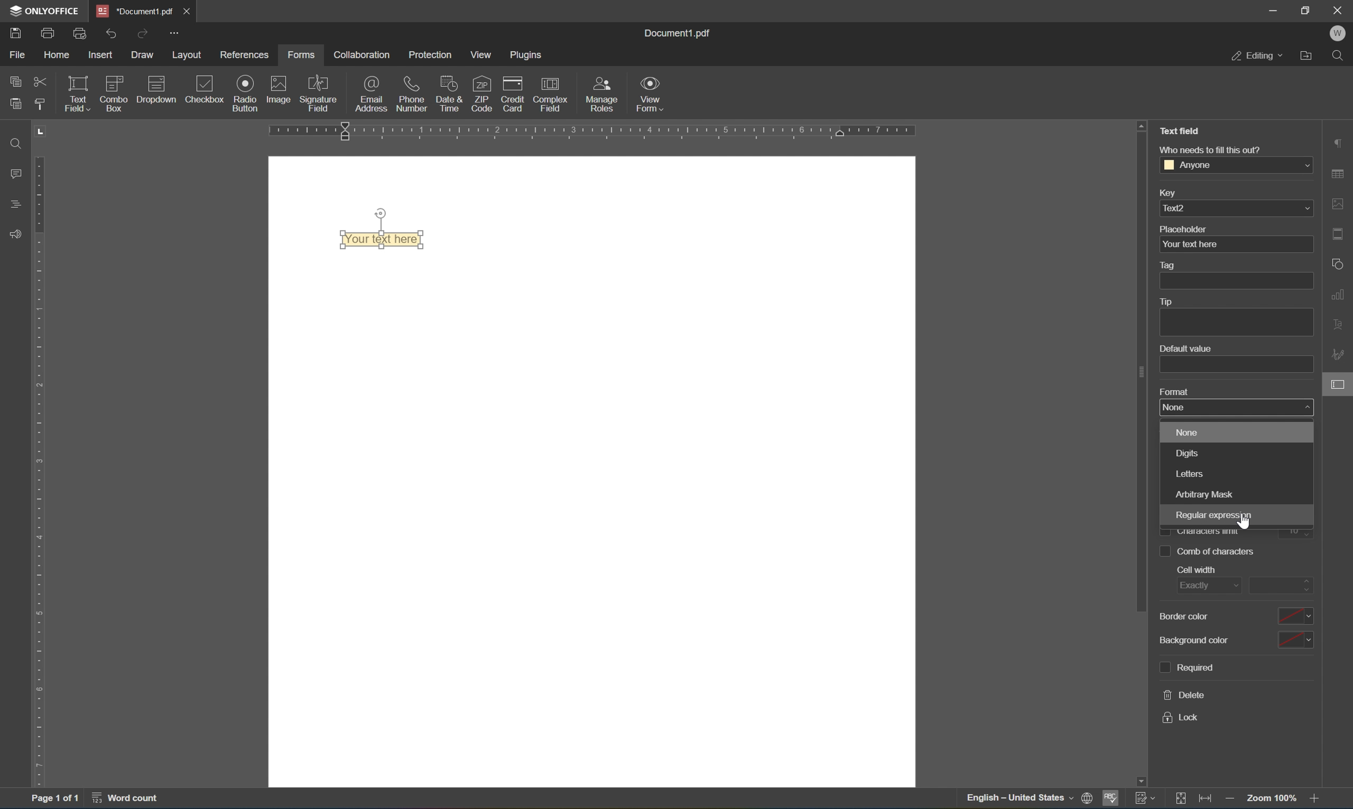  What do you see at coordinates (1235, 165) in the screenshot?
I see `anyone` at bounding box center [1235, 165].